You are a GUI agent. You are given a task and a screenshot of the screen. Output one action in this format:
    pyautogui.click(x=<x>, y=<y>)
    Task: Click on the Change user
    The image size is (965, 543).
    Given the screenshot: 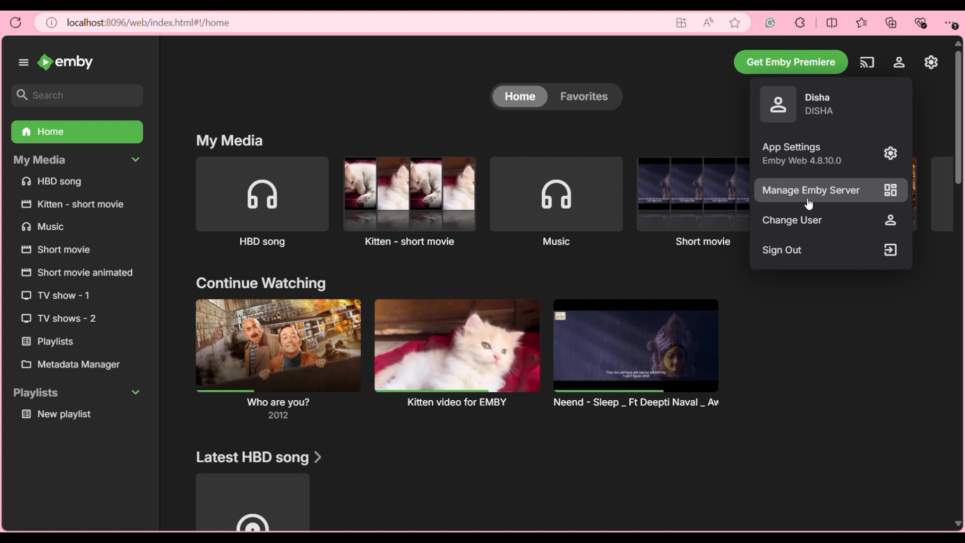 What is the action you would take?
    pyautogui.click(x=831, y=220)
    